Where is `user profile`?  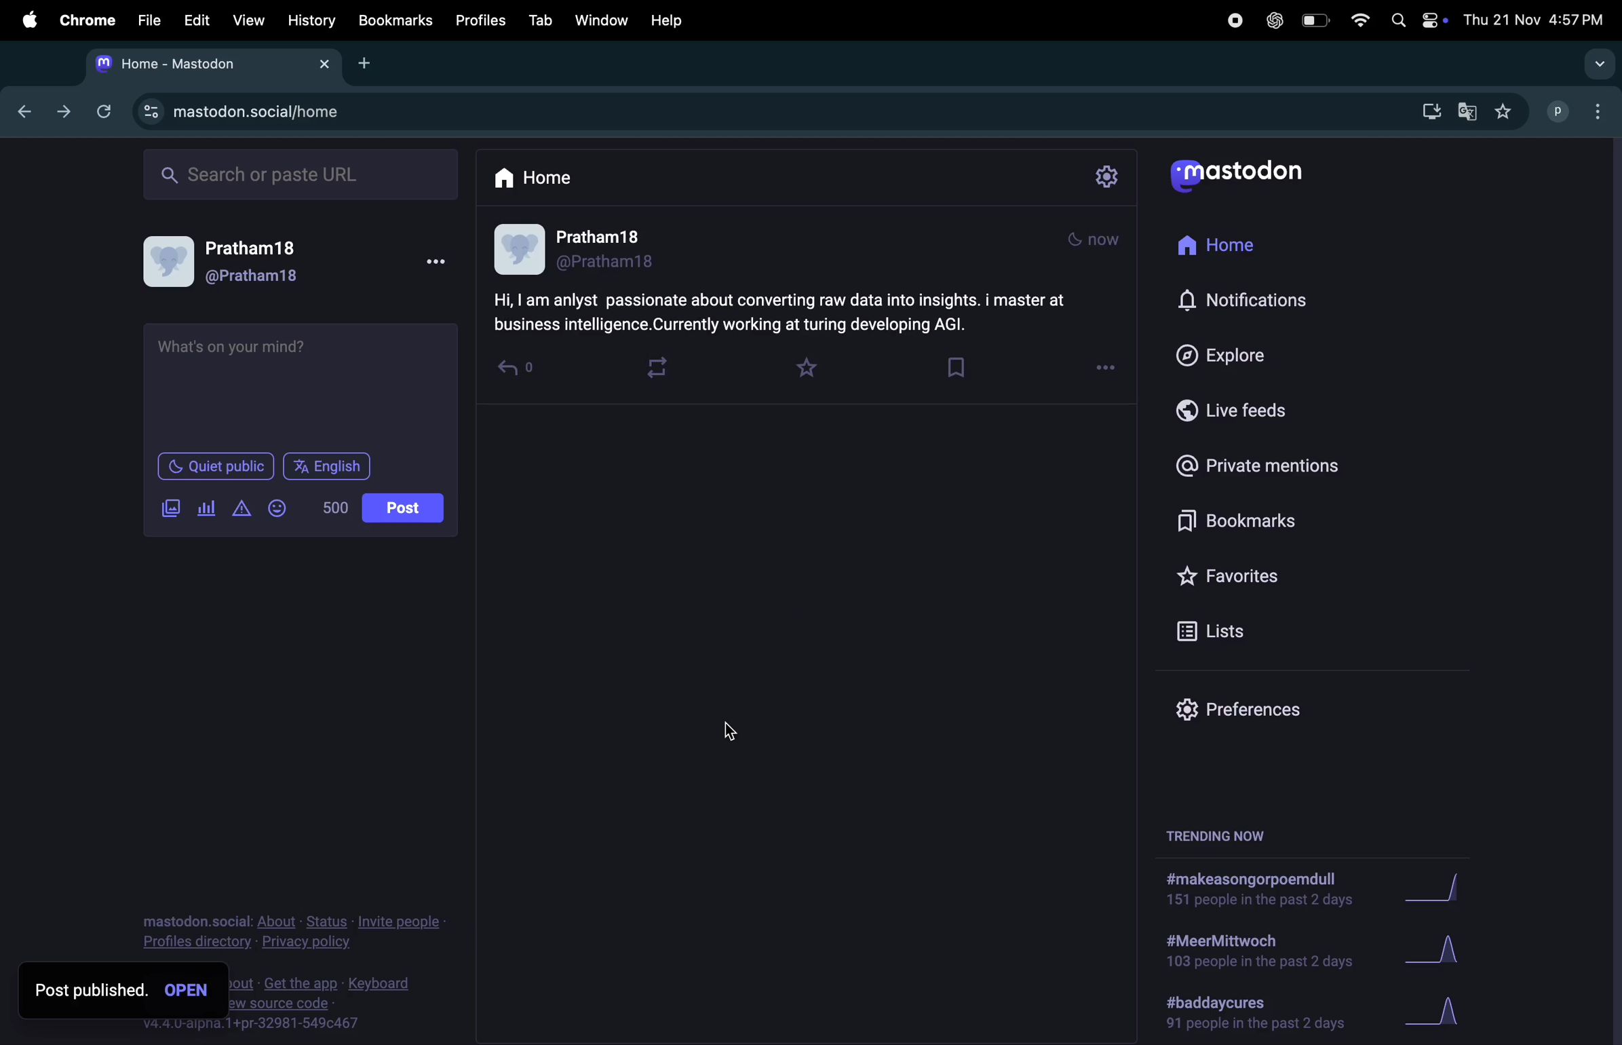 user profile is located at coordinates (303, 265).